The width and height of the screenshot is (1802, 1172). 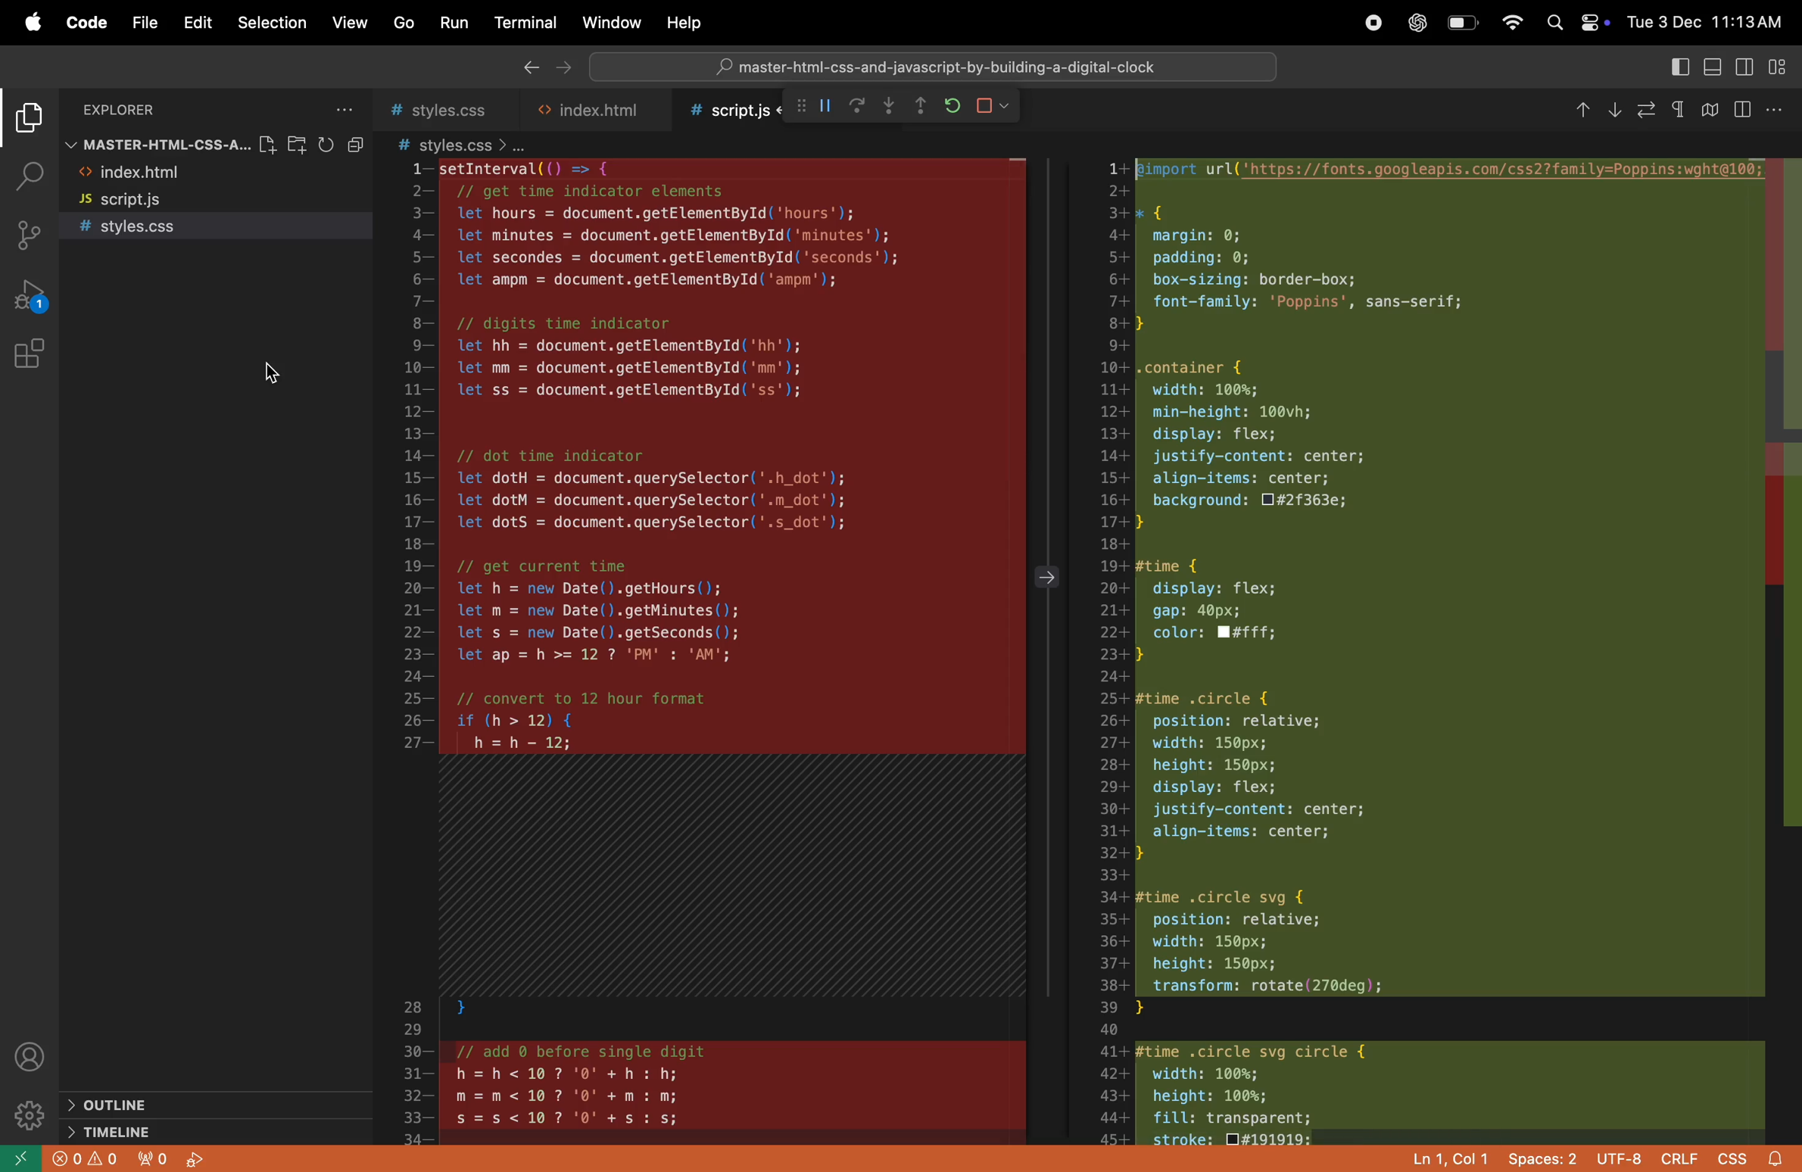 I want to click on edit, so click(x=198, y=22).